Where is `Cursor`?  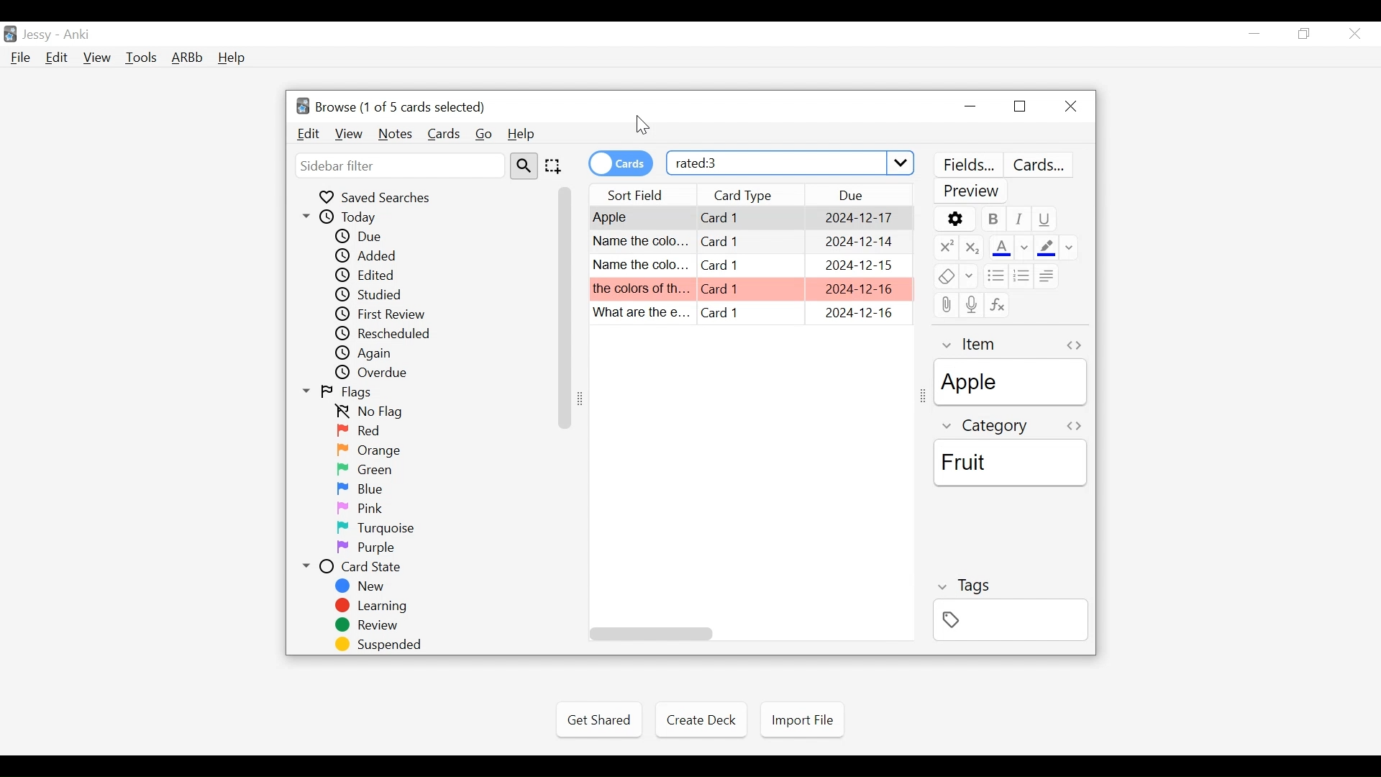 Cursor is located at coordinates (642, 127).